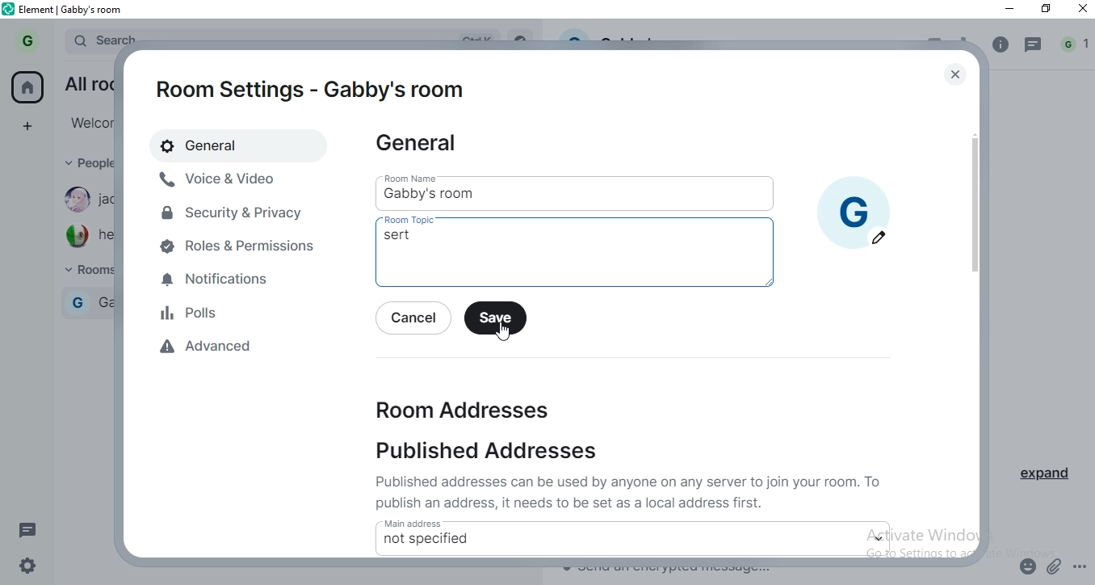 The width and height of the screenshot is (1095, 585). Describe the element at coordinates (75, 9) in the screenshot. I see `element` at that location.